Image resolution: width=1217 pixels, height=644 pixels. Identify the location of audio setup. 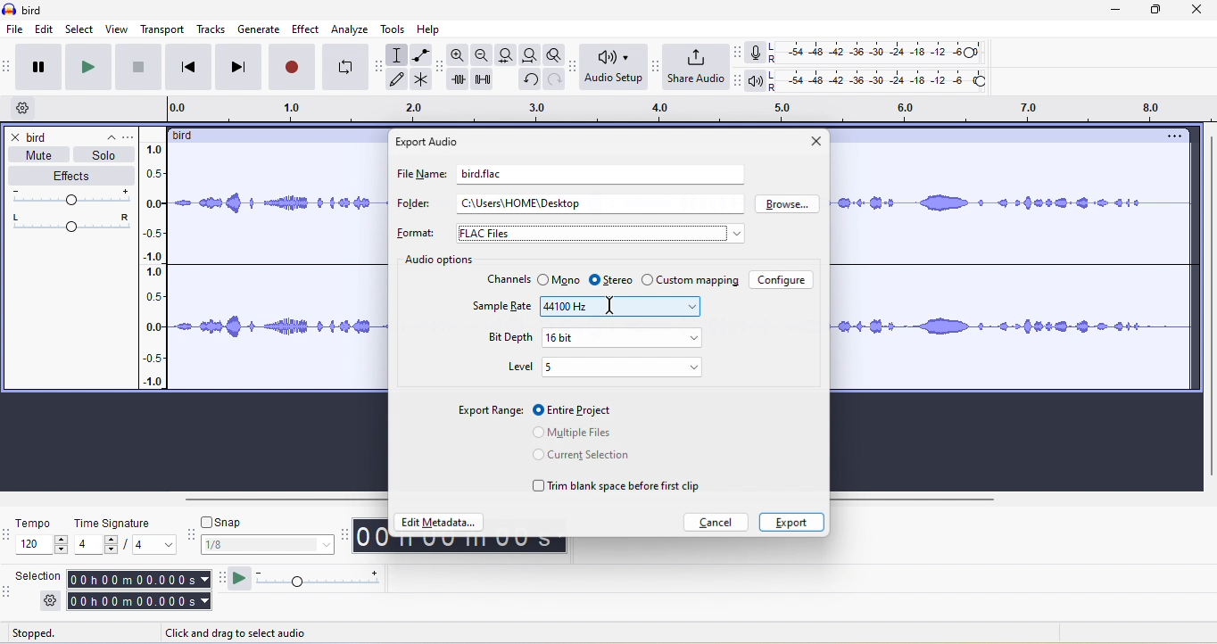
(610, 68).